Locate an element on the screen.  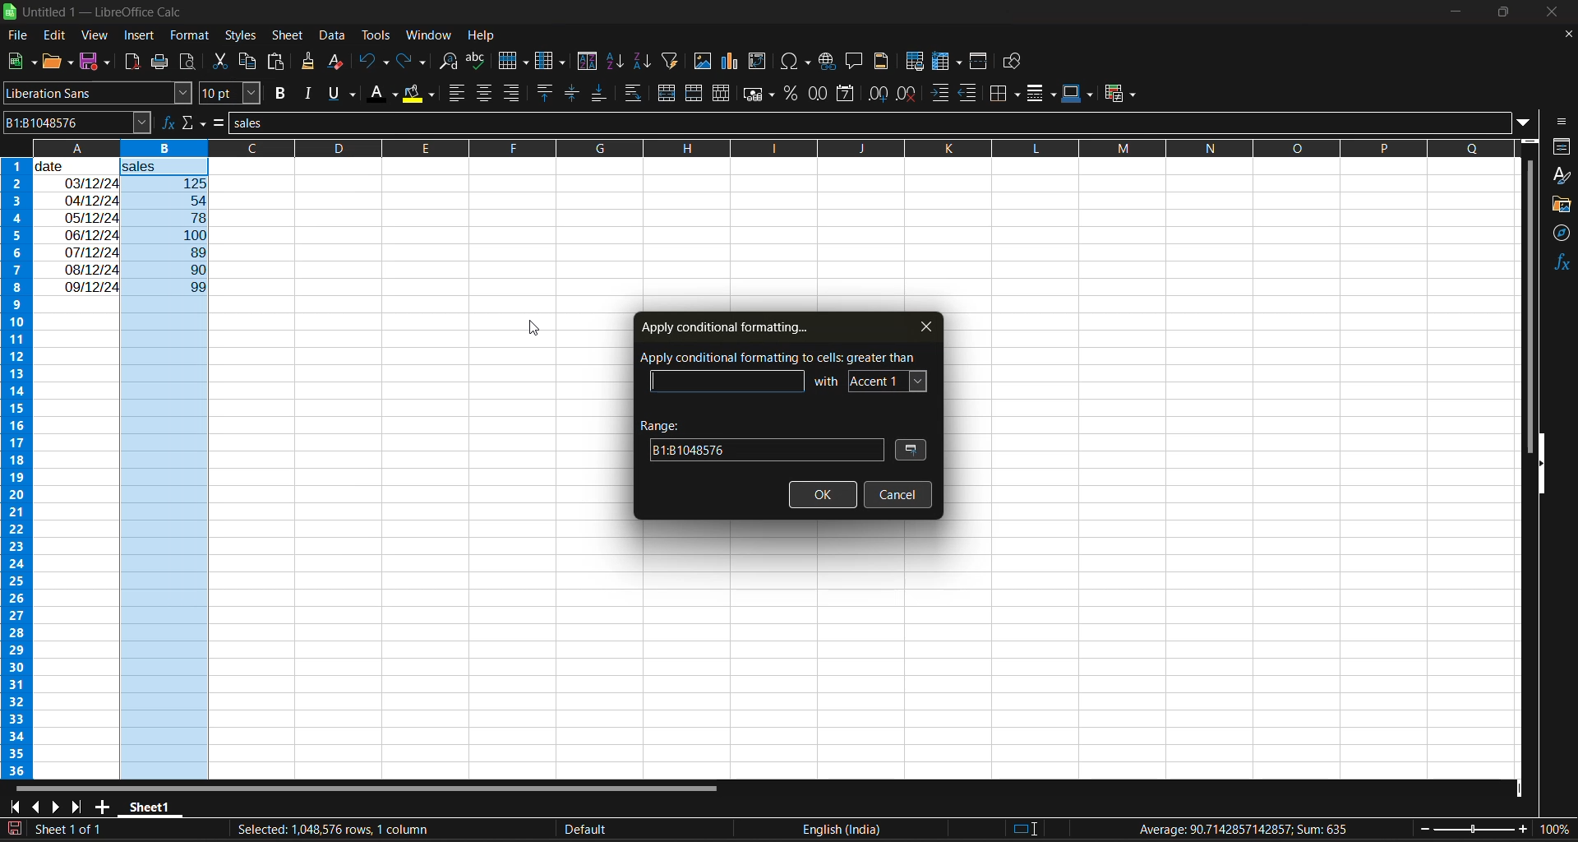
merge and center is located at coordinates (669, 93).